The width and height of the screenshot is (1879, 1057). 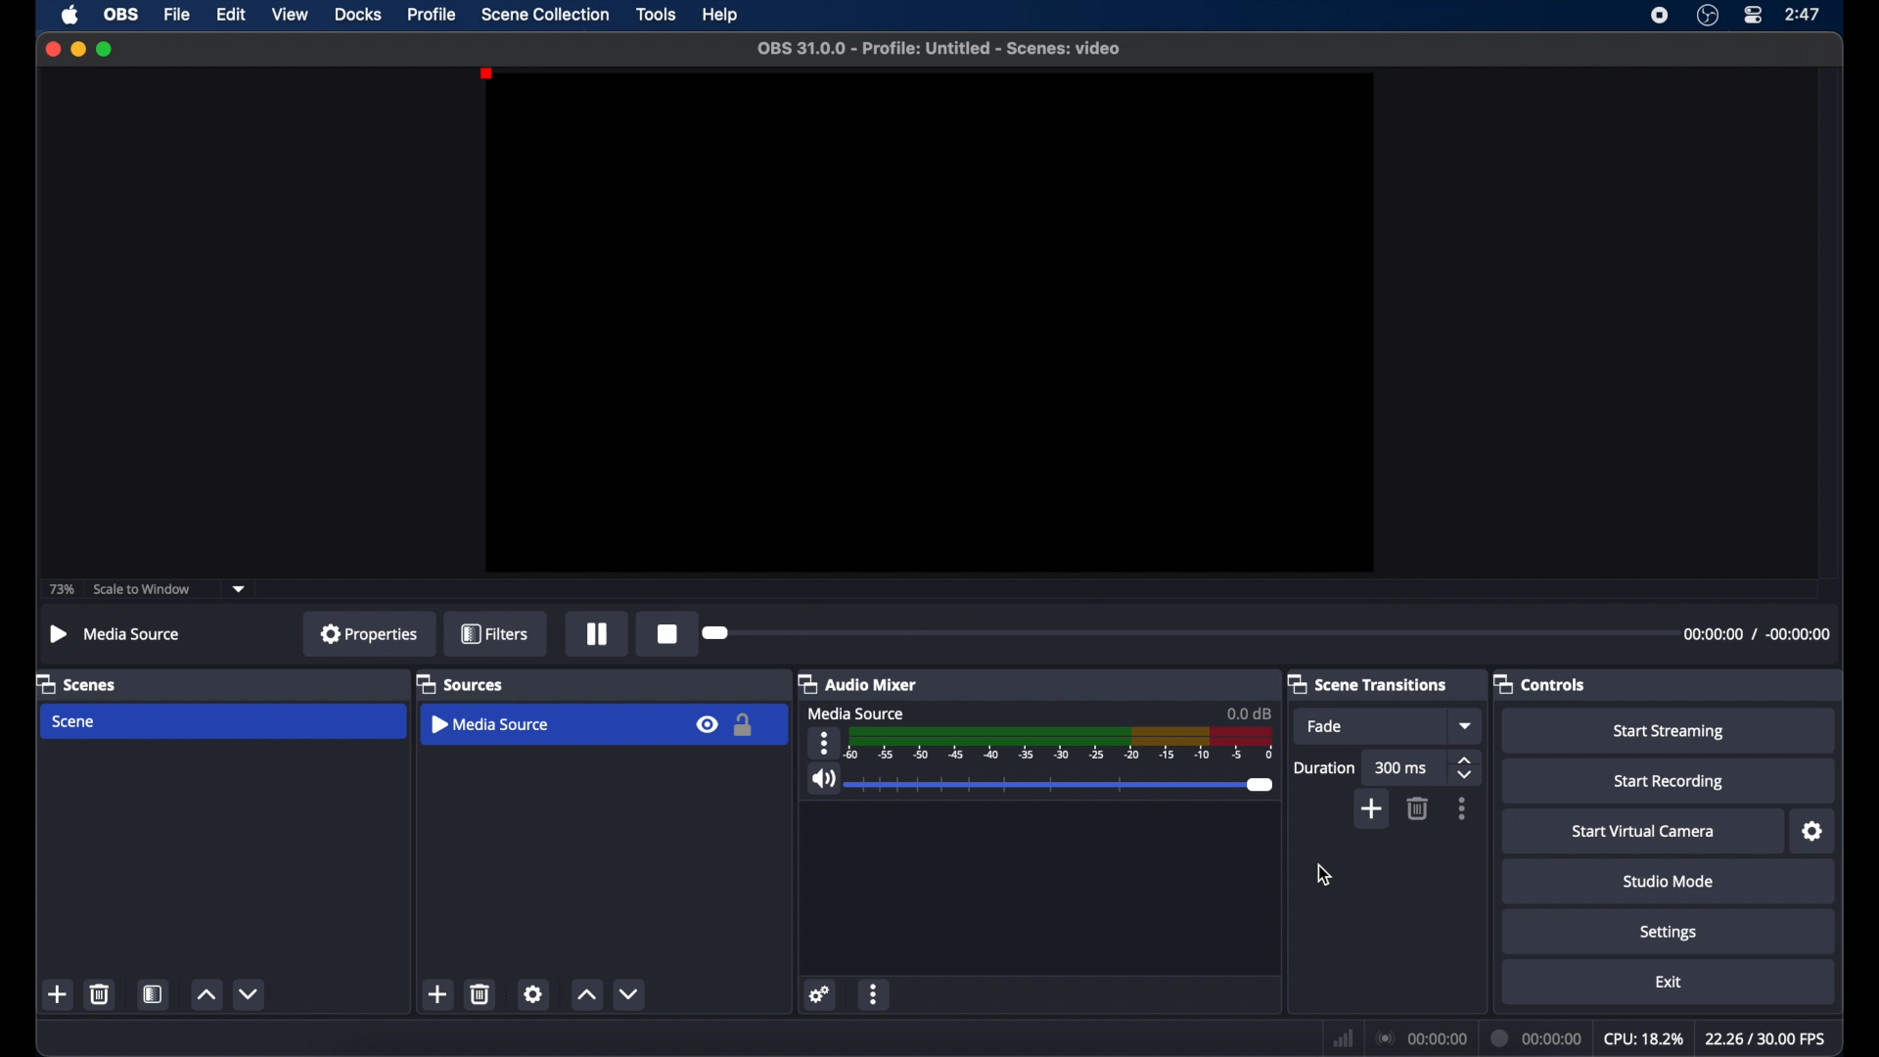 I want to click on delete, so click(x=1417, y=808).